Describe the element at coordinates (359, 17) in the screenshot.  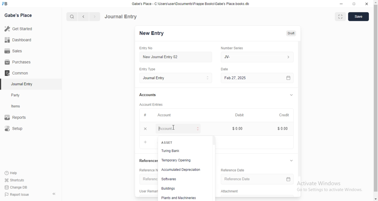
I see `Save` at that location.